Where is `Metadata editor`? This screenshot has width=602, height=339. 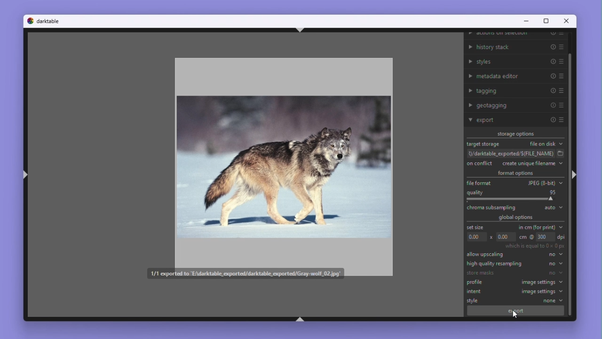
Metadata editor is located at coordinates (517, 75).